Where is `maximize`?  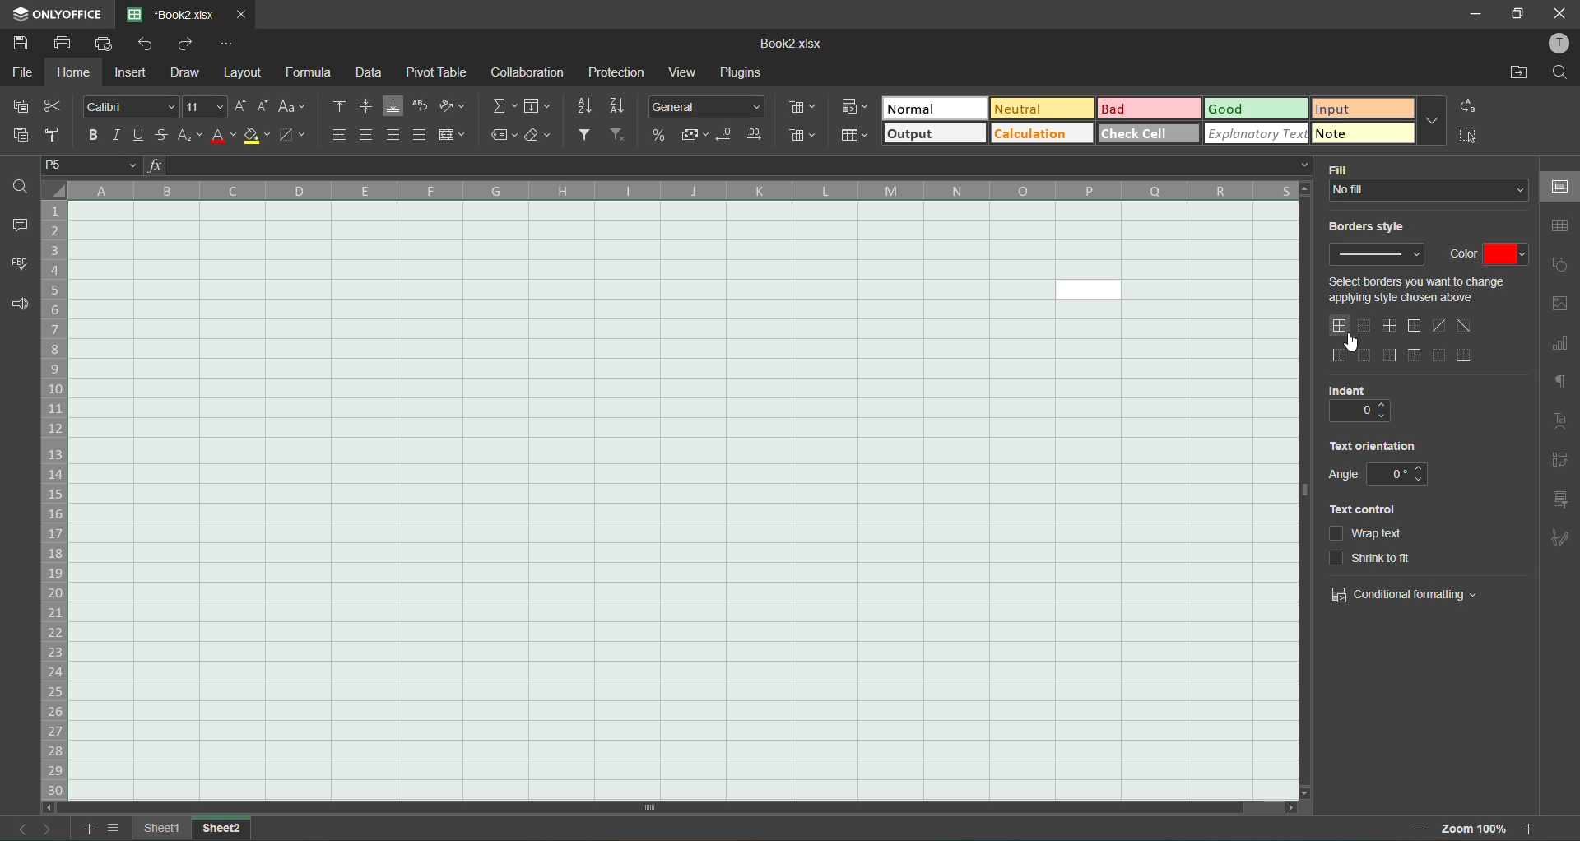 maximize is located at coordinates (1519, 12).